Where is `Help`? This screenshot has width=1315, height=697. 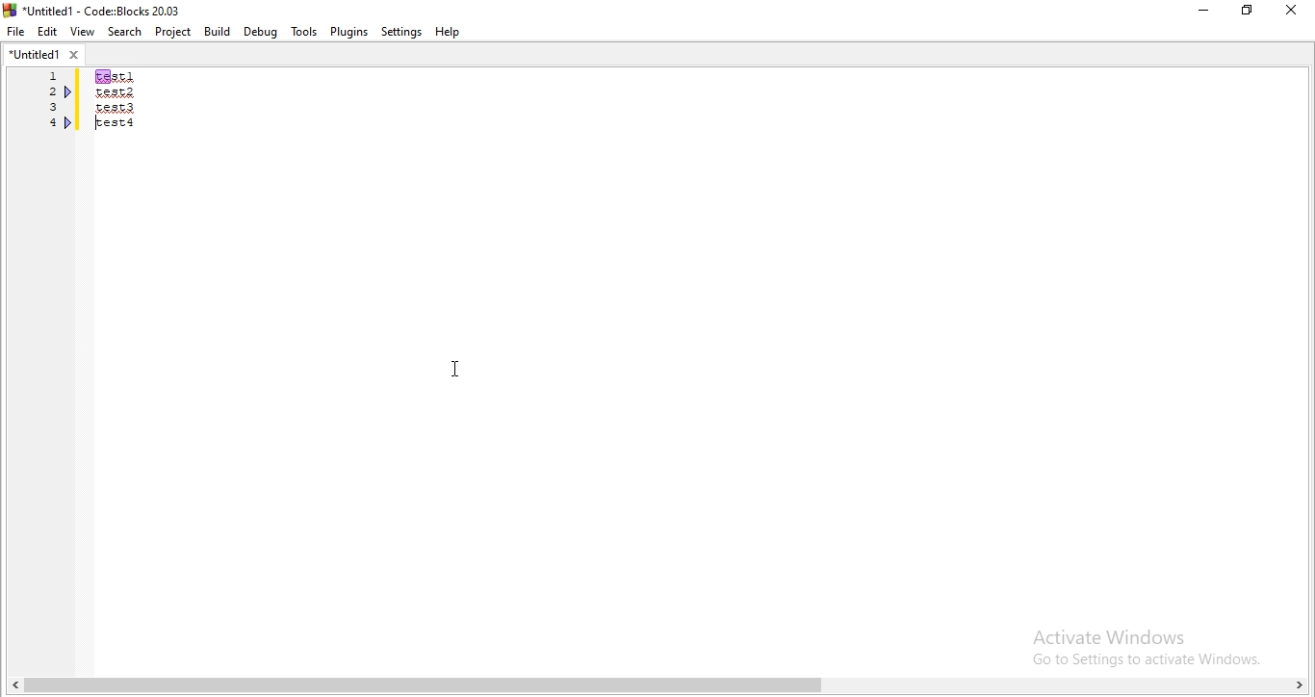
Help is located at coordinates (451, 34).